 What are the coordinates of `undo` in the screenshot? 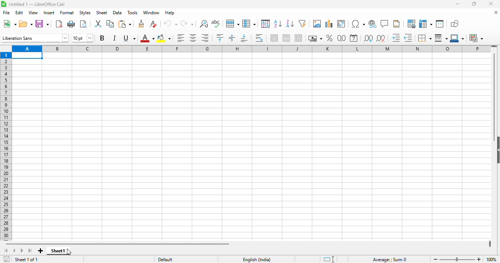 It's located at (170, 24).